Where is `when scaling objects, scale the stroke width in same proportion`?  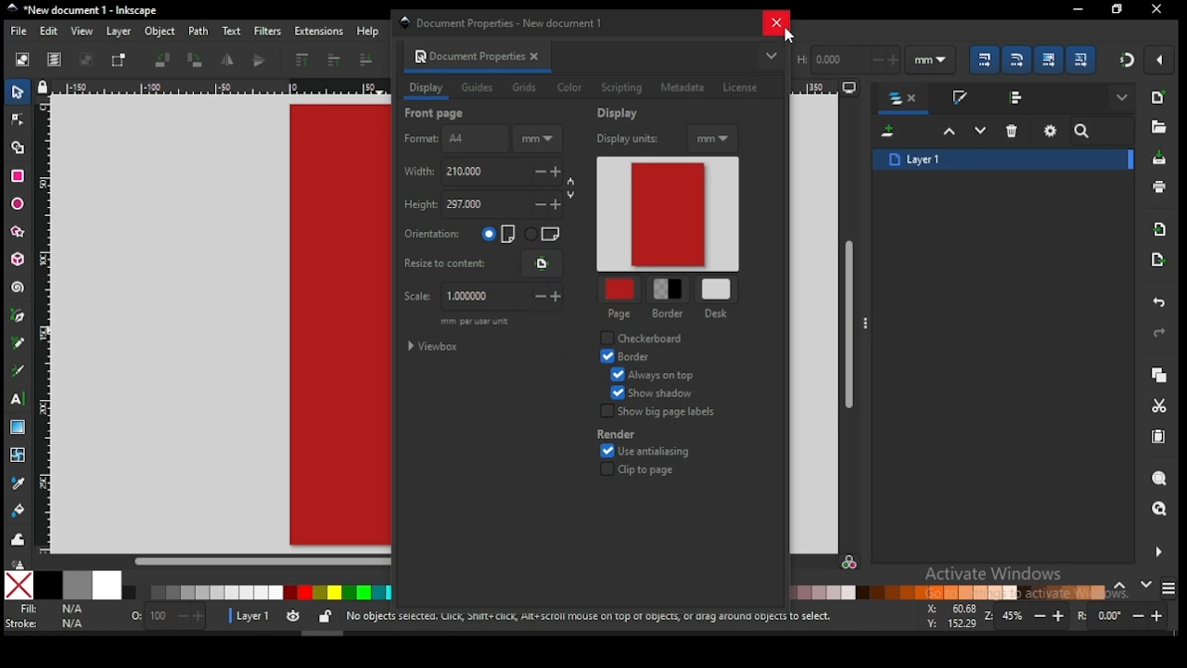 when scaling objects, scale the stroke width in same proportion is located at coordinates (981, 59).